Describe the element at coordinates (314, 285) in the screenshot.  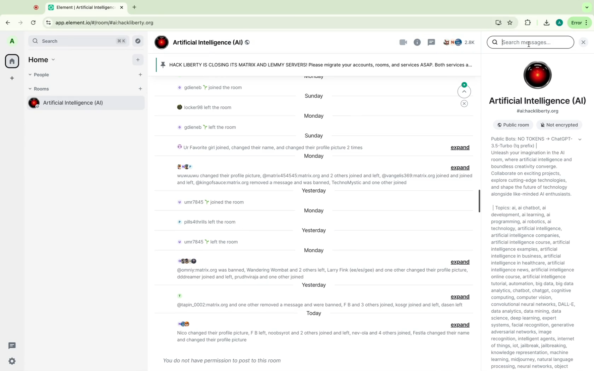
I see `day` at that location.